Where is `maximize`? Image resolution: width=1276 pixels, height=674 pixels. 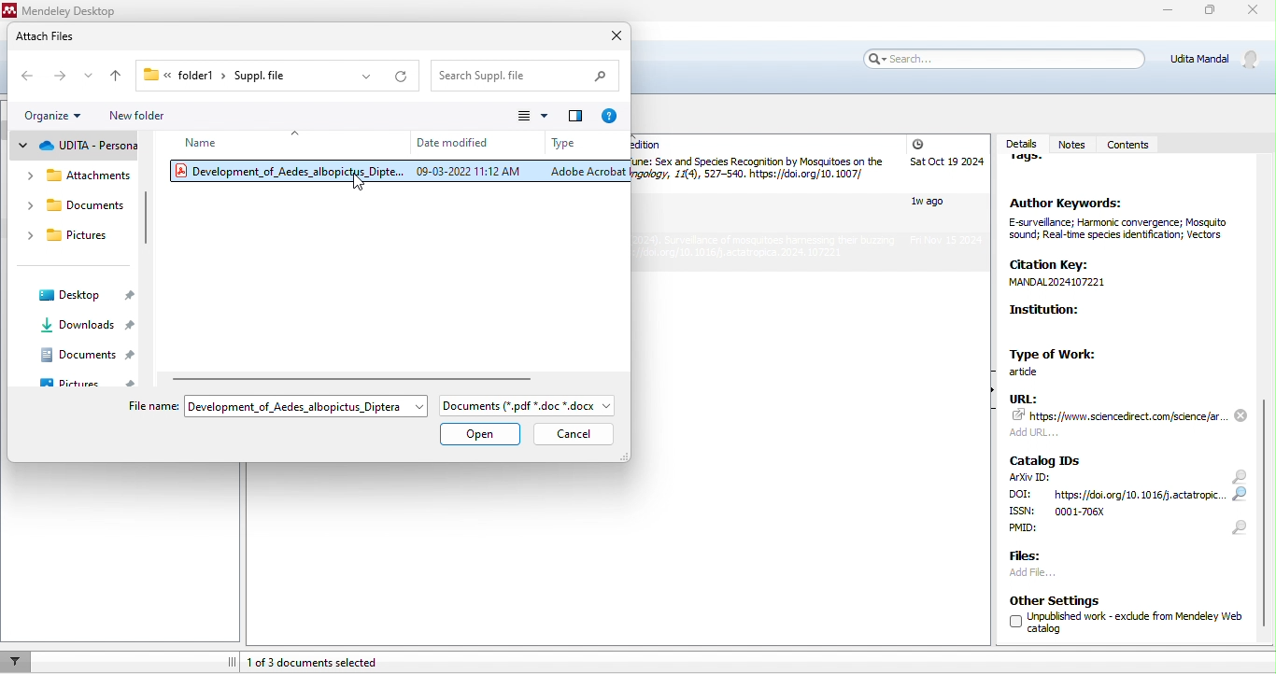
maximize is located at coordinates (1206, 13).